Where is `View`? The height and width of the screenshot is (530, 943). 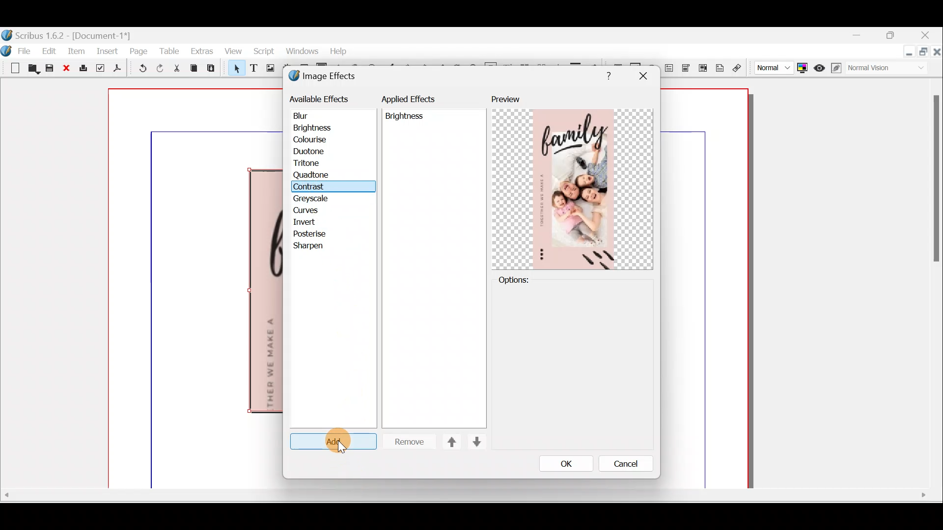 View is located at coordinates (232, 52).